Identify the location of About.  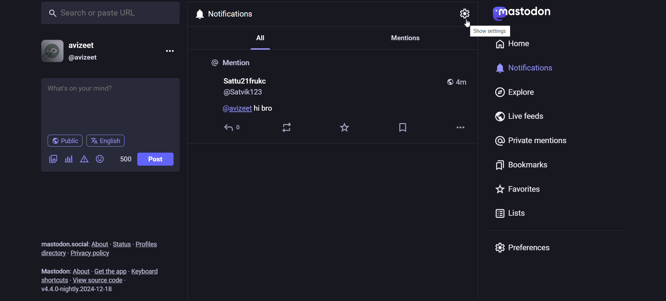
(99, 243).